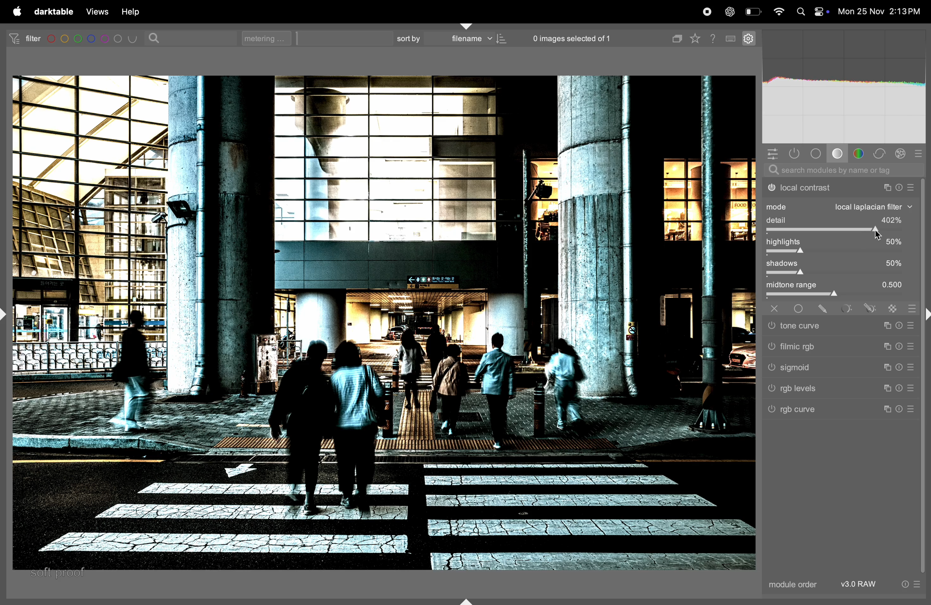 The width and height of the screenshot is (931, 605). What do you see at coordinates (675, 37) in the screenshot?
I see `copy` at bounding box center [675, 37].